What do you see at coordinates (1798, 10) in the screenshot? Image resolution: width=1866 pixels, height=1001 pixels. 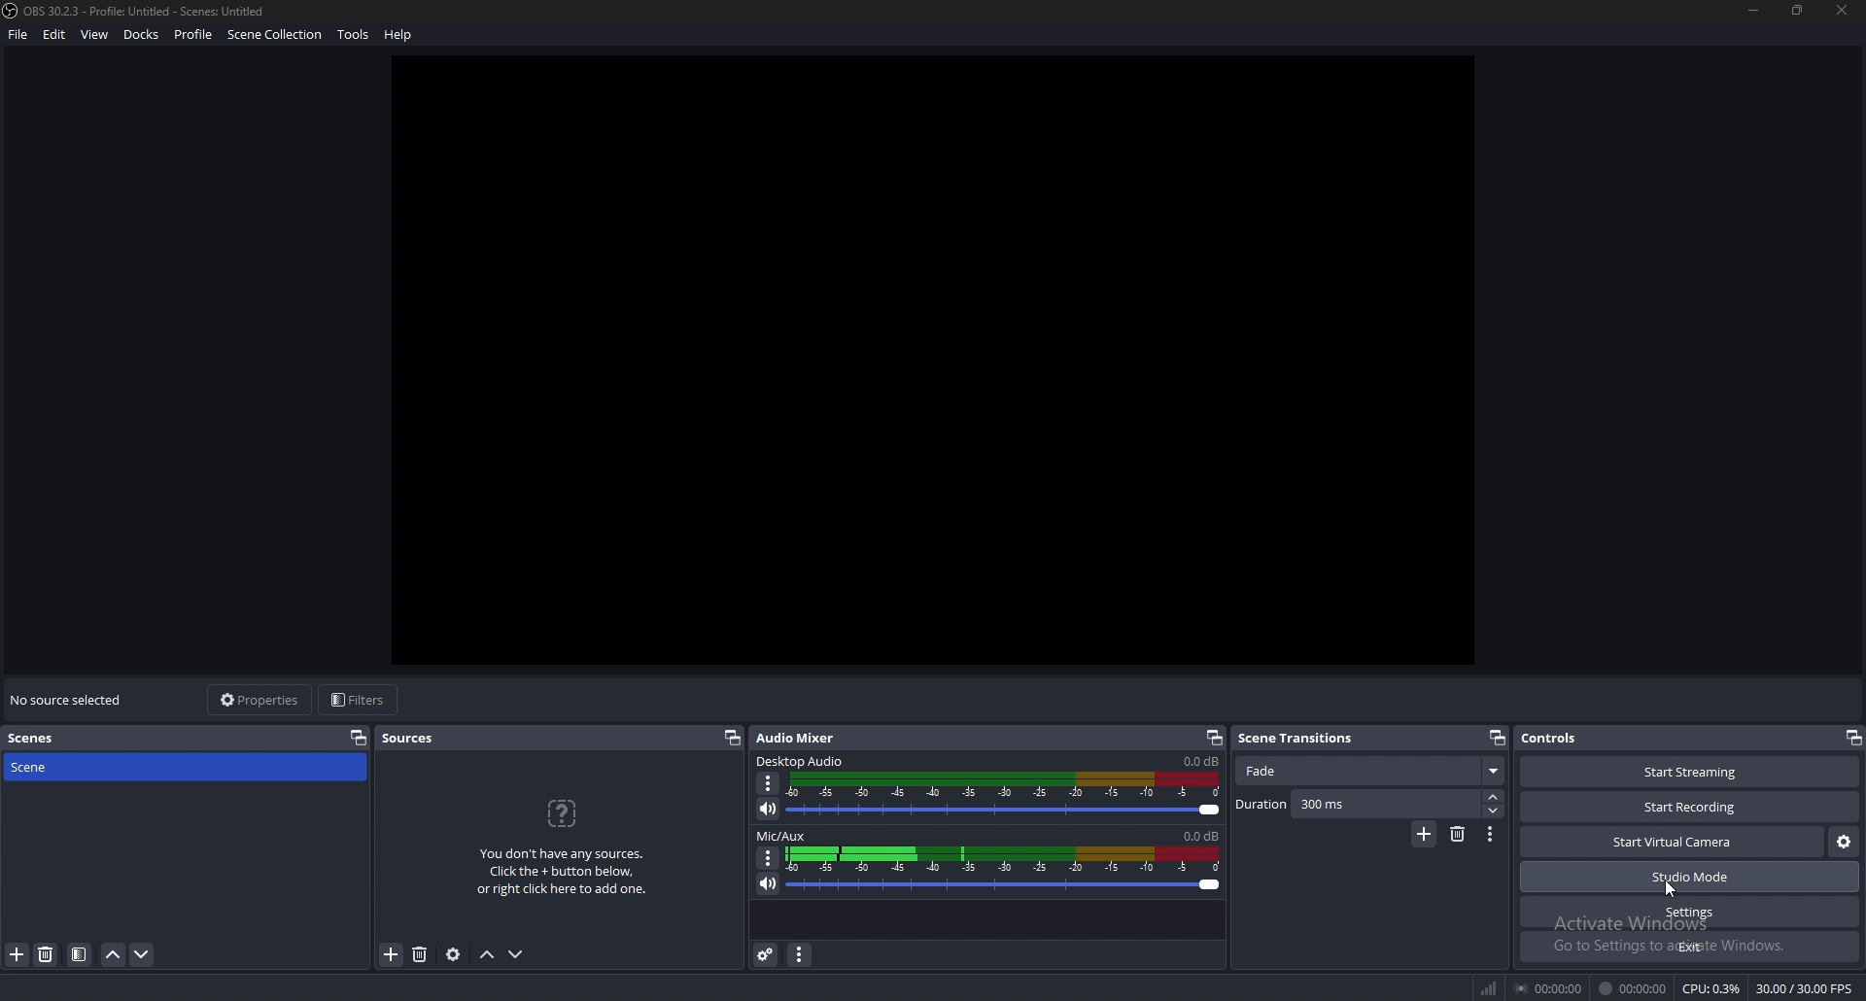 I see `resize` at bounding box center [1798, 10].